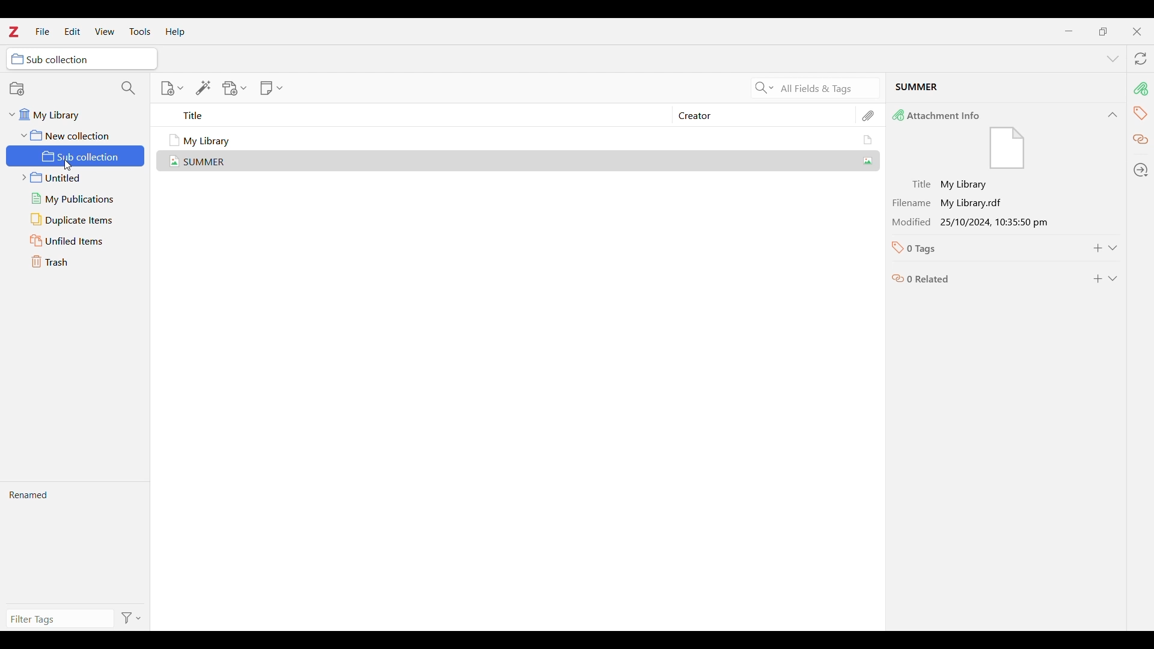  Describe the element at coordinates (69, 115) in the screenshot. I see `My library` at that location.